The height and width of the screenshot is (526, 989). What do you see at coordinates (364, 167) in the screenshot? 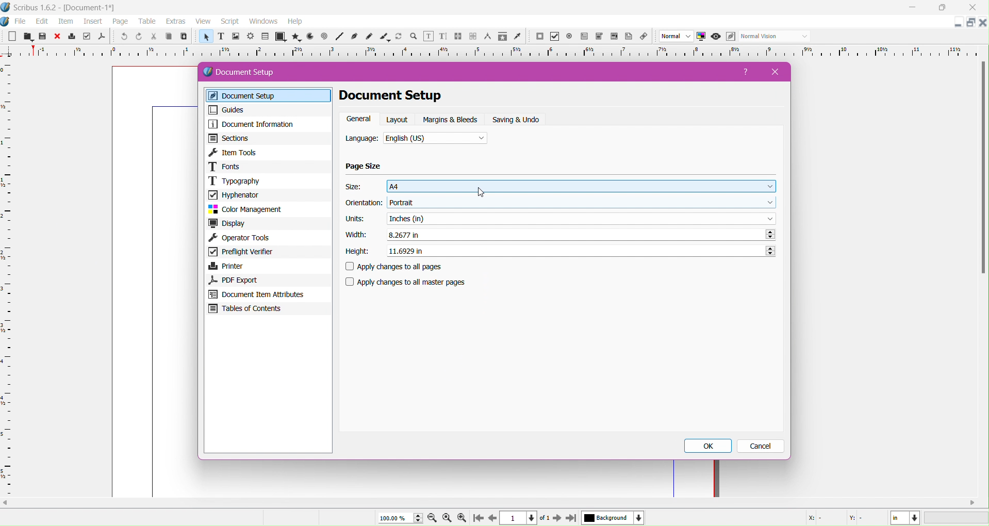
I see `Page Size` at bounding box center [364, 167].